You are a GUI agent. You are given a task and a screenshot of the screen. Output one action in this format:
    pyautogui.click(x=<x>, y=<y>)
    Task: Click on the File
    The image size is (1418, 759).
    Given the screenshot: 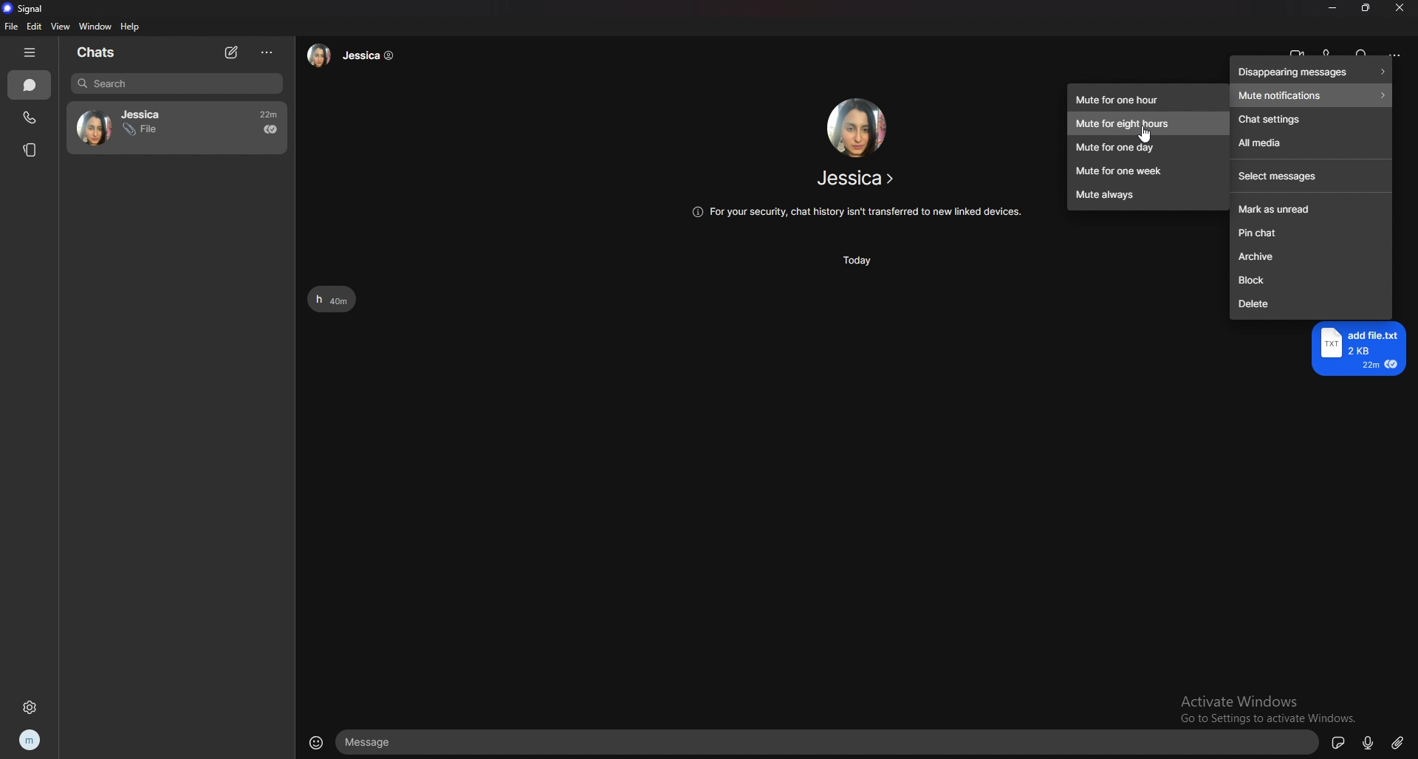 What is the action you would take?
    pyautogui.click(x=140, y=131)
    